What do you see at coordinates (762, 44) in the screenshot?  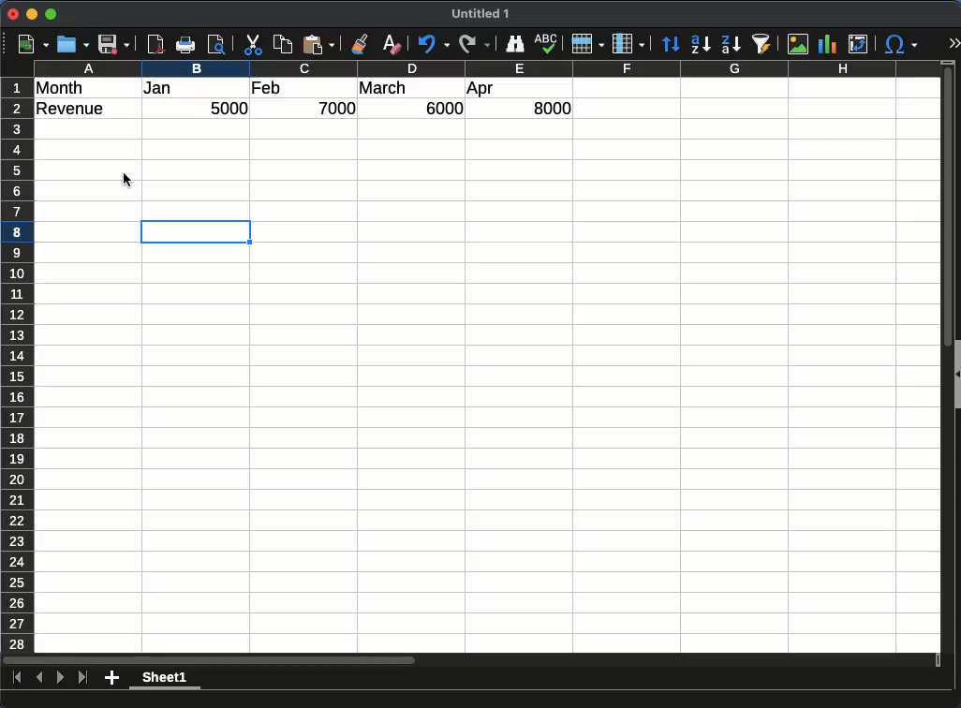 I see `autofilter` at bounding box center [762, 44].